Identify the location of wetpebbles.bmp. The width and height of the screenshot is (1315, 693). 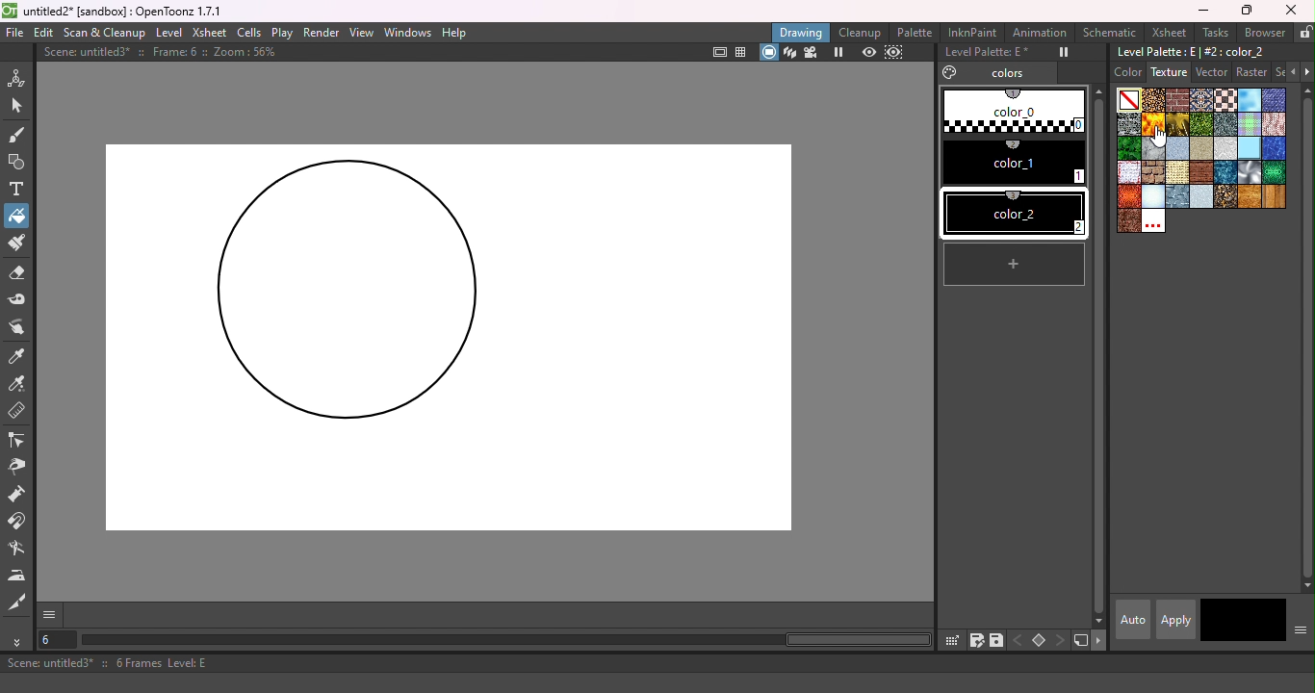
(1226, 196).